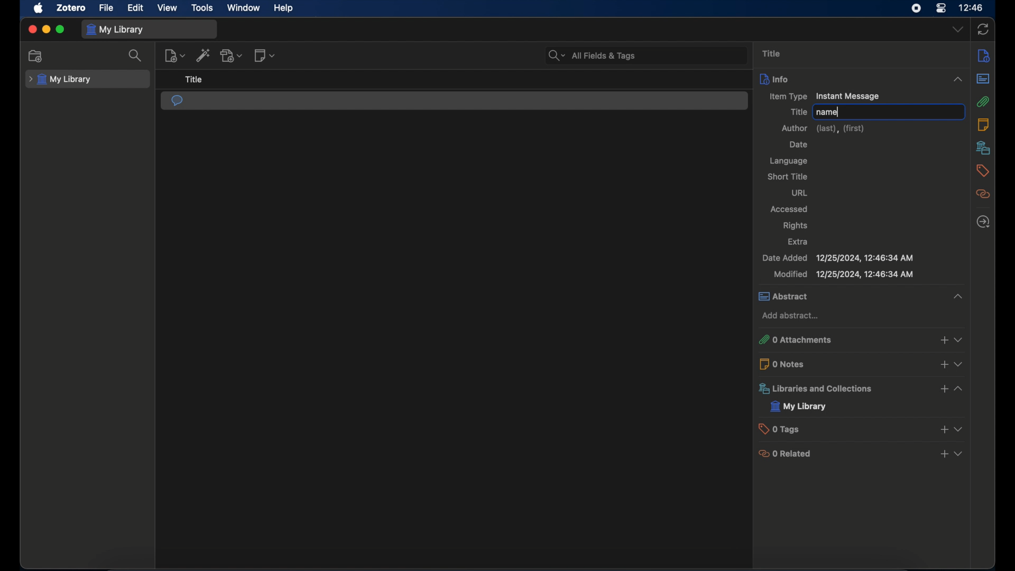  I want to click on new item, so click(175, 56).